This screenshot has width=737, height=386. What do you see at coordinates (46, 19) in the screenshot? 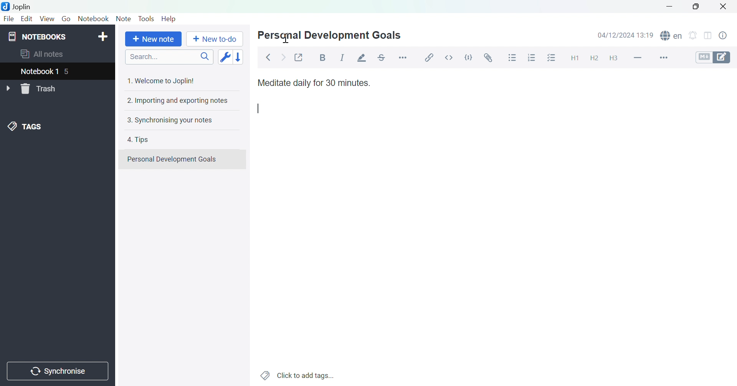
I see `View` at bounding box center [46, 19].